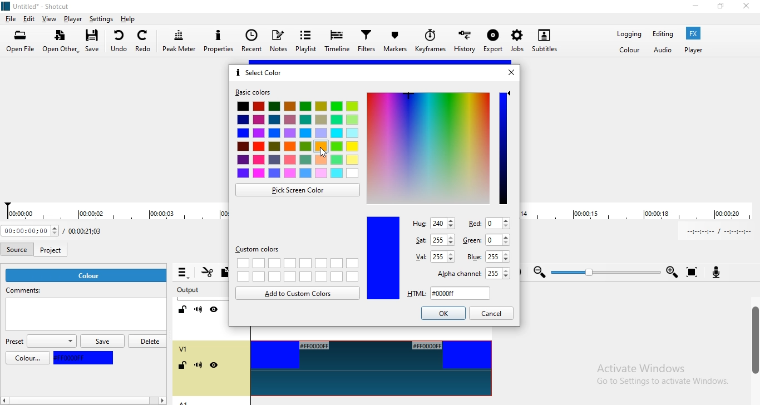 This screenshot has height=405, width=760. I want to click on cancel, so click(492, 313).